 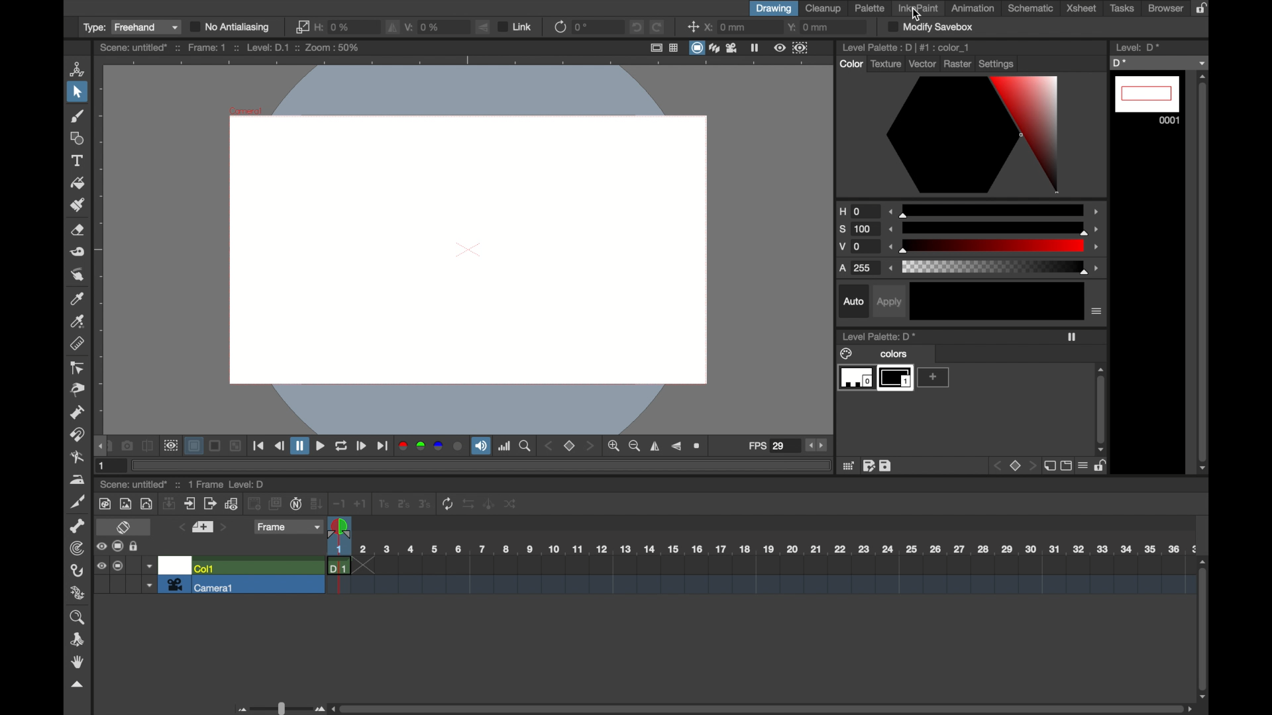 What do you see at coordinates (847, 467) in the screenshot?
I see `grid` at bounding box center [847, 467].